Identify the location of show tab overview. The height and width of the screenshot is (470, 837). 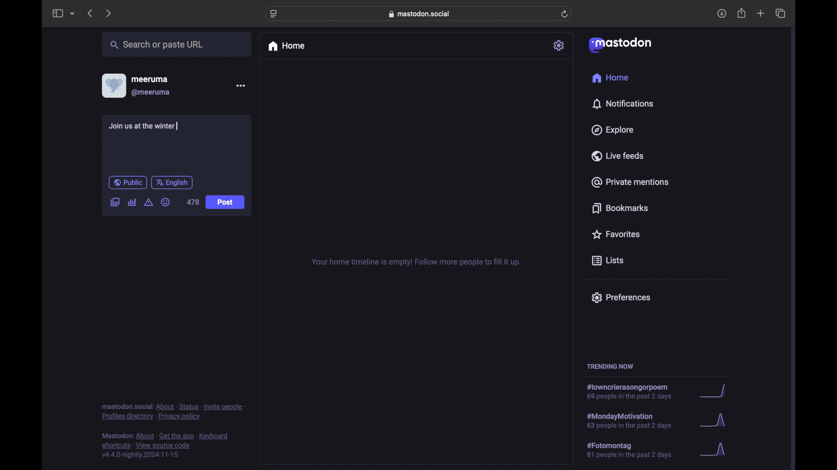
(780, 13).